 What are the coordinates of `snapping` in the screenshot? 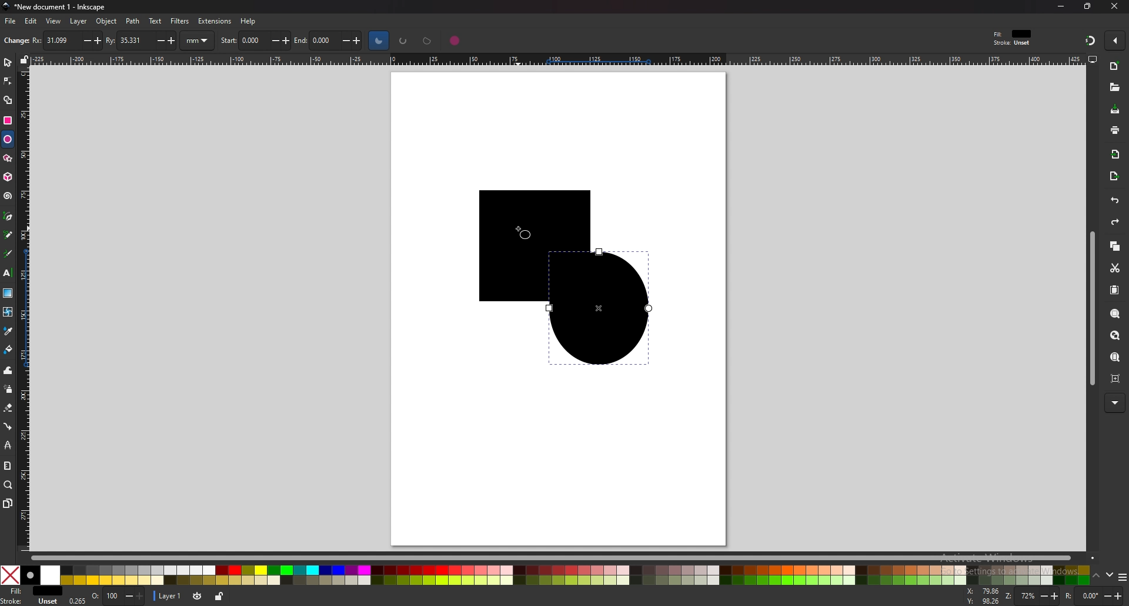 It's located at (1088, 40).